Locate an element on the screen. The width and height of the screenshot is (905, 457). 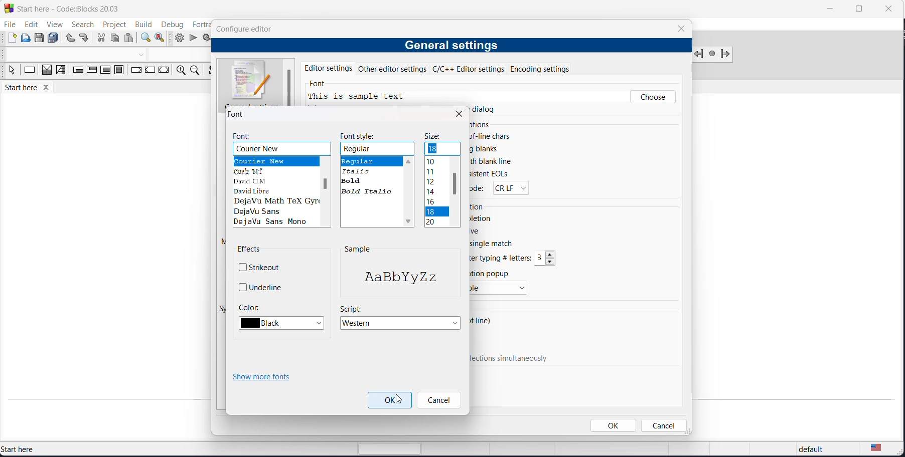
font style options is located at coordinates (371, 175).